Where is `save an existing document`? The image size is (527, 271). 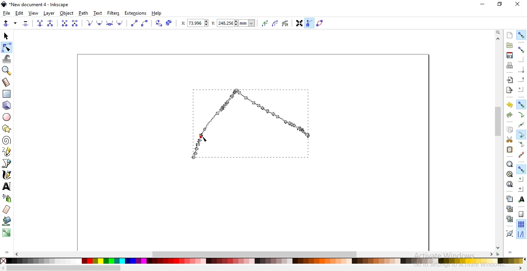 save an existing document is located at coordinates (510, 55).